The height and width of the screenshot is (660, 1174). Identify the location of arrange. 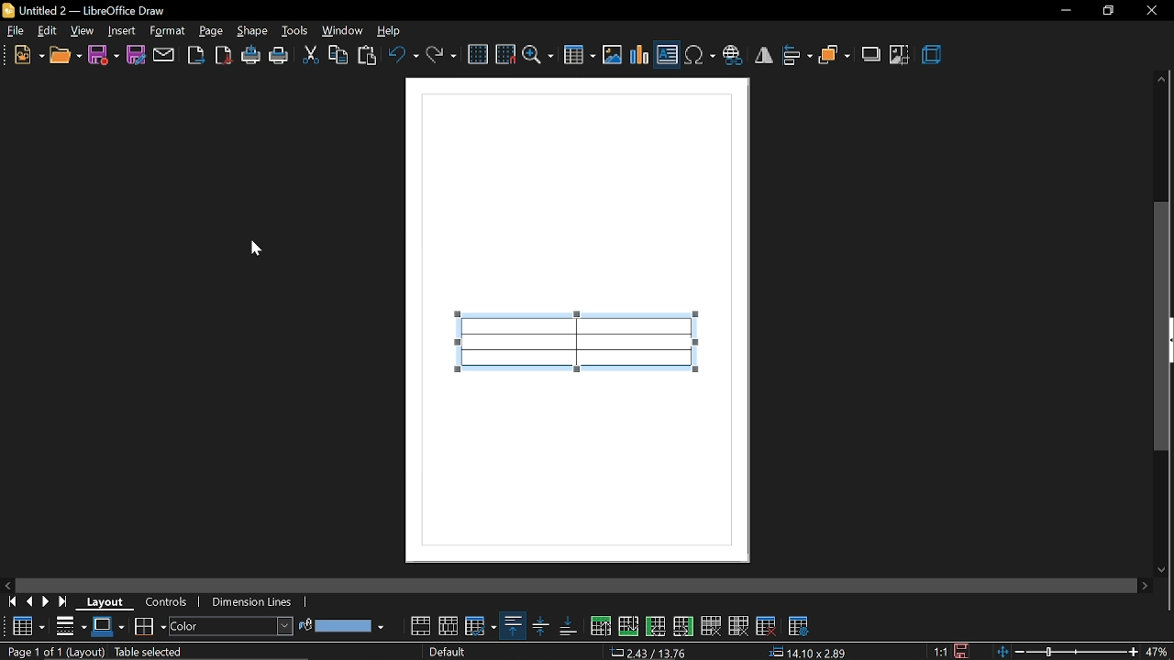
(835, 56).